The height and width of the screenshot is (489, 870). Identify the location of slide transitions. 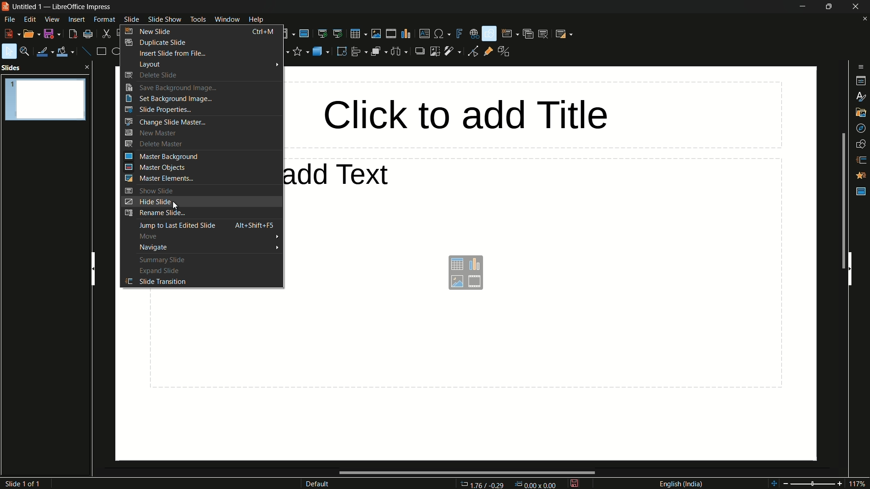
(860, 158).